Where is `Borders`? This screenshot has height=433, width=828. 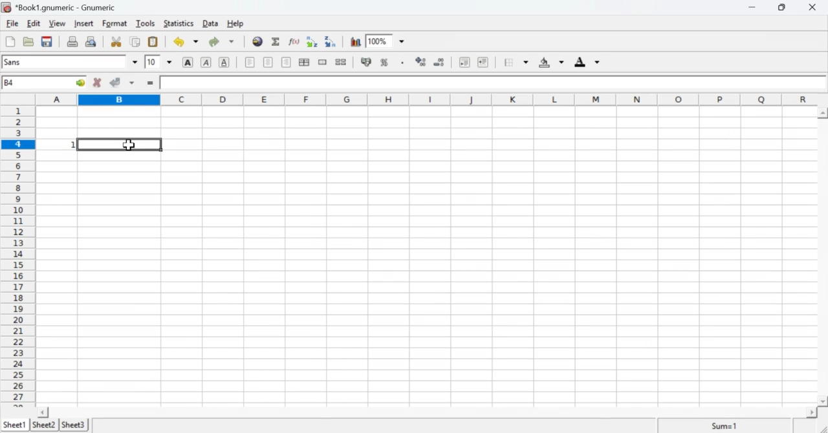 Borders is located at coordinates (516, 63).